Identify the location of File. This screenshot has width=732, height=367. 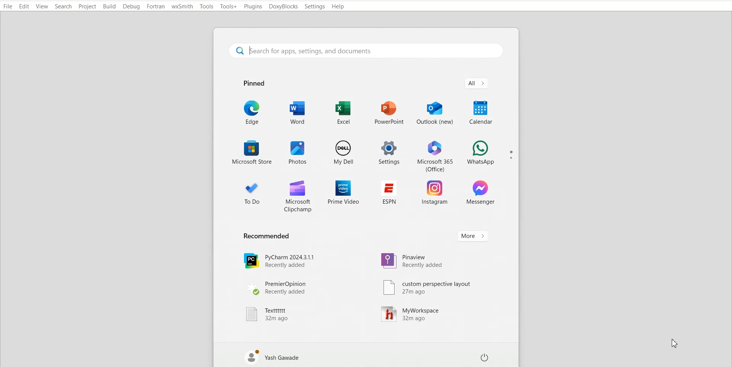
(8, 6).